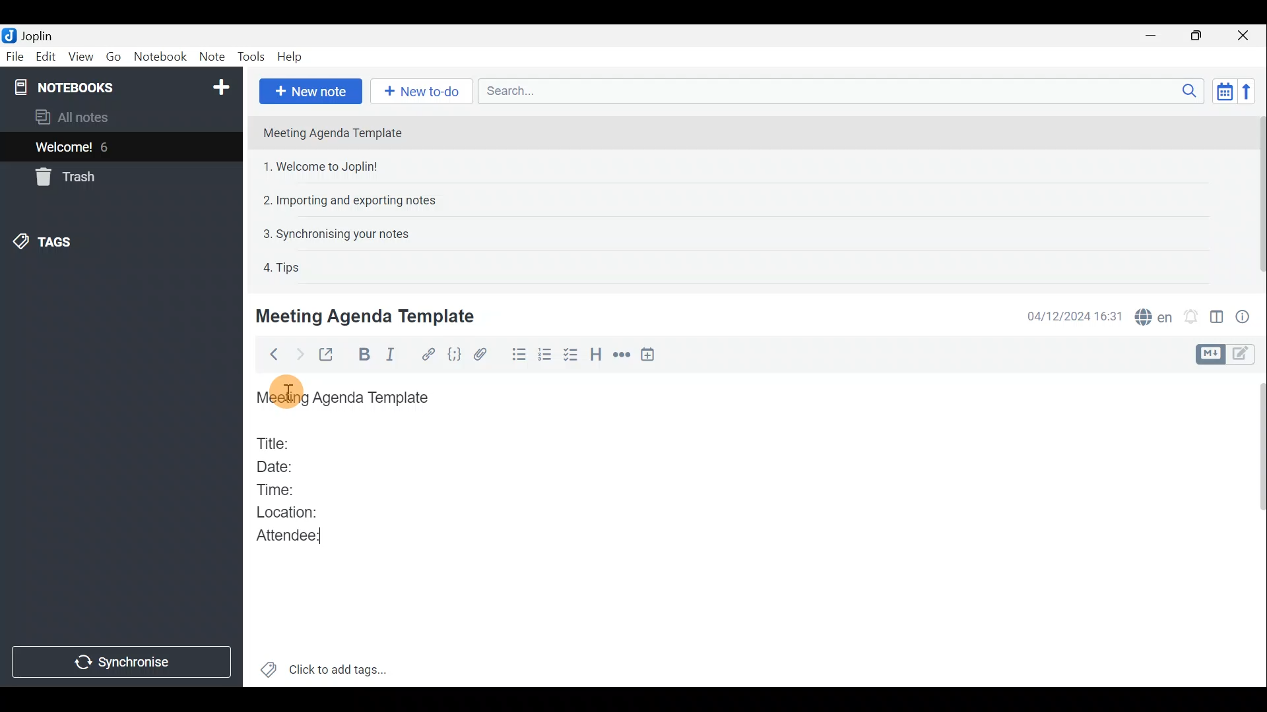  What do you see at coordinates (276, 487) in the screenshot?
I see `Time:` at bounding box center [276, 487].